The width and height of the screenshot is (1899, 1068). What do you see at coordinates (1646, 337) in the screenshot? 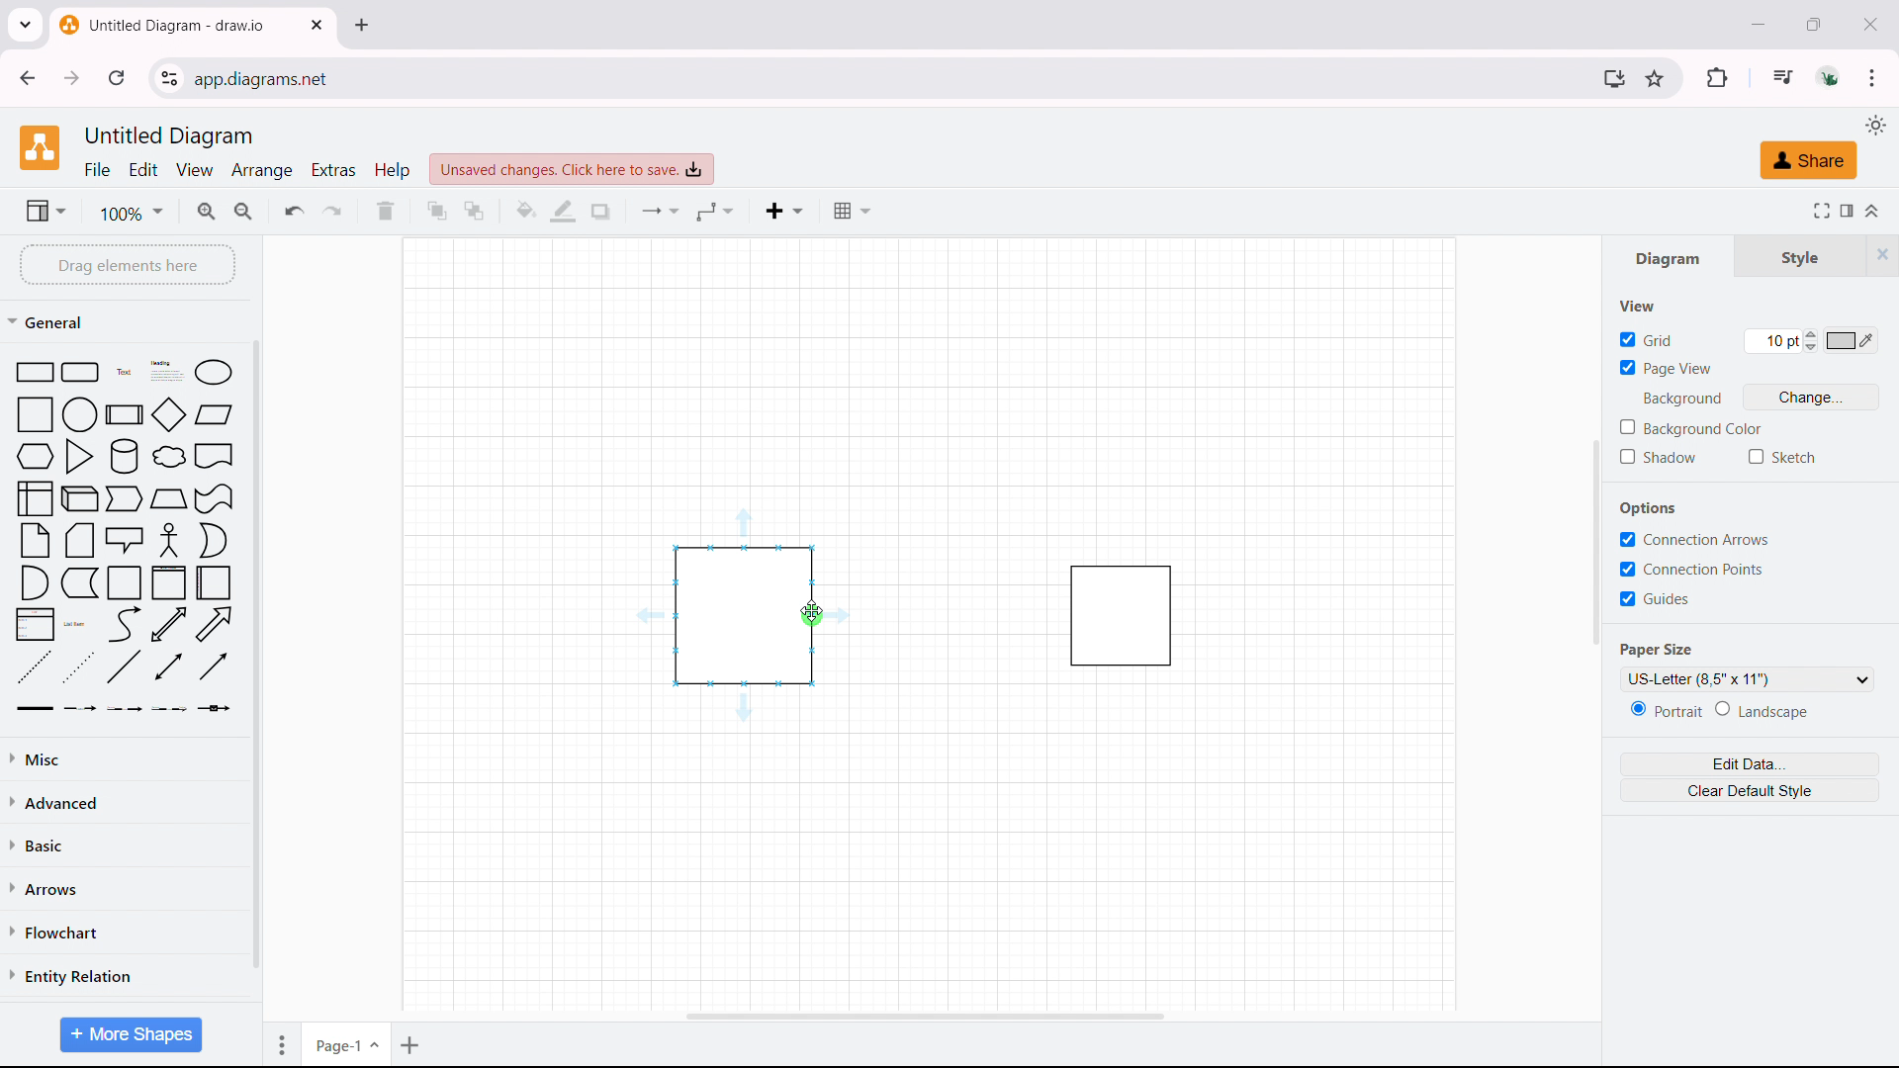
I see `grid toggle` at bounding box center [1646, 337].